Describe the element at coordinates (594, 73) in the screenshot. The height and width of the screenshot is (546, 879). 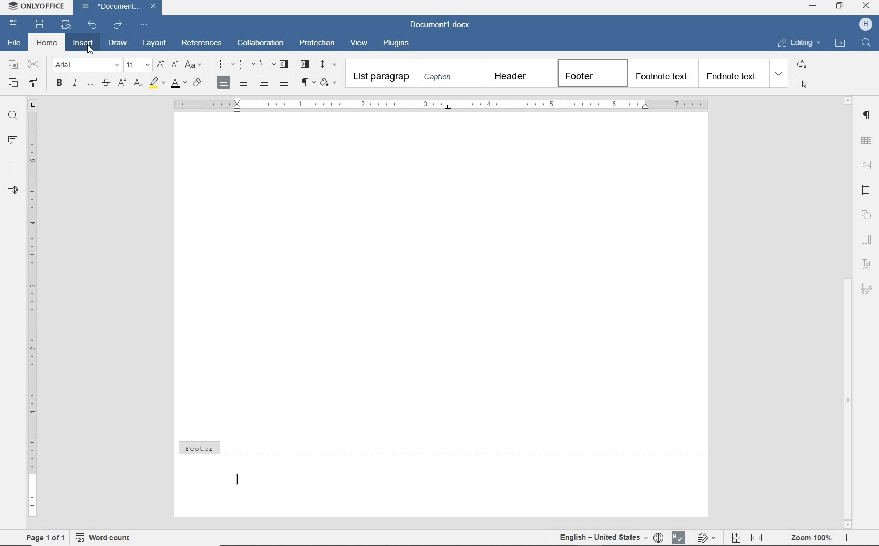
I see `footer` at that location.